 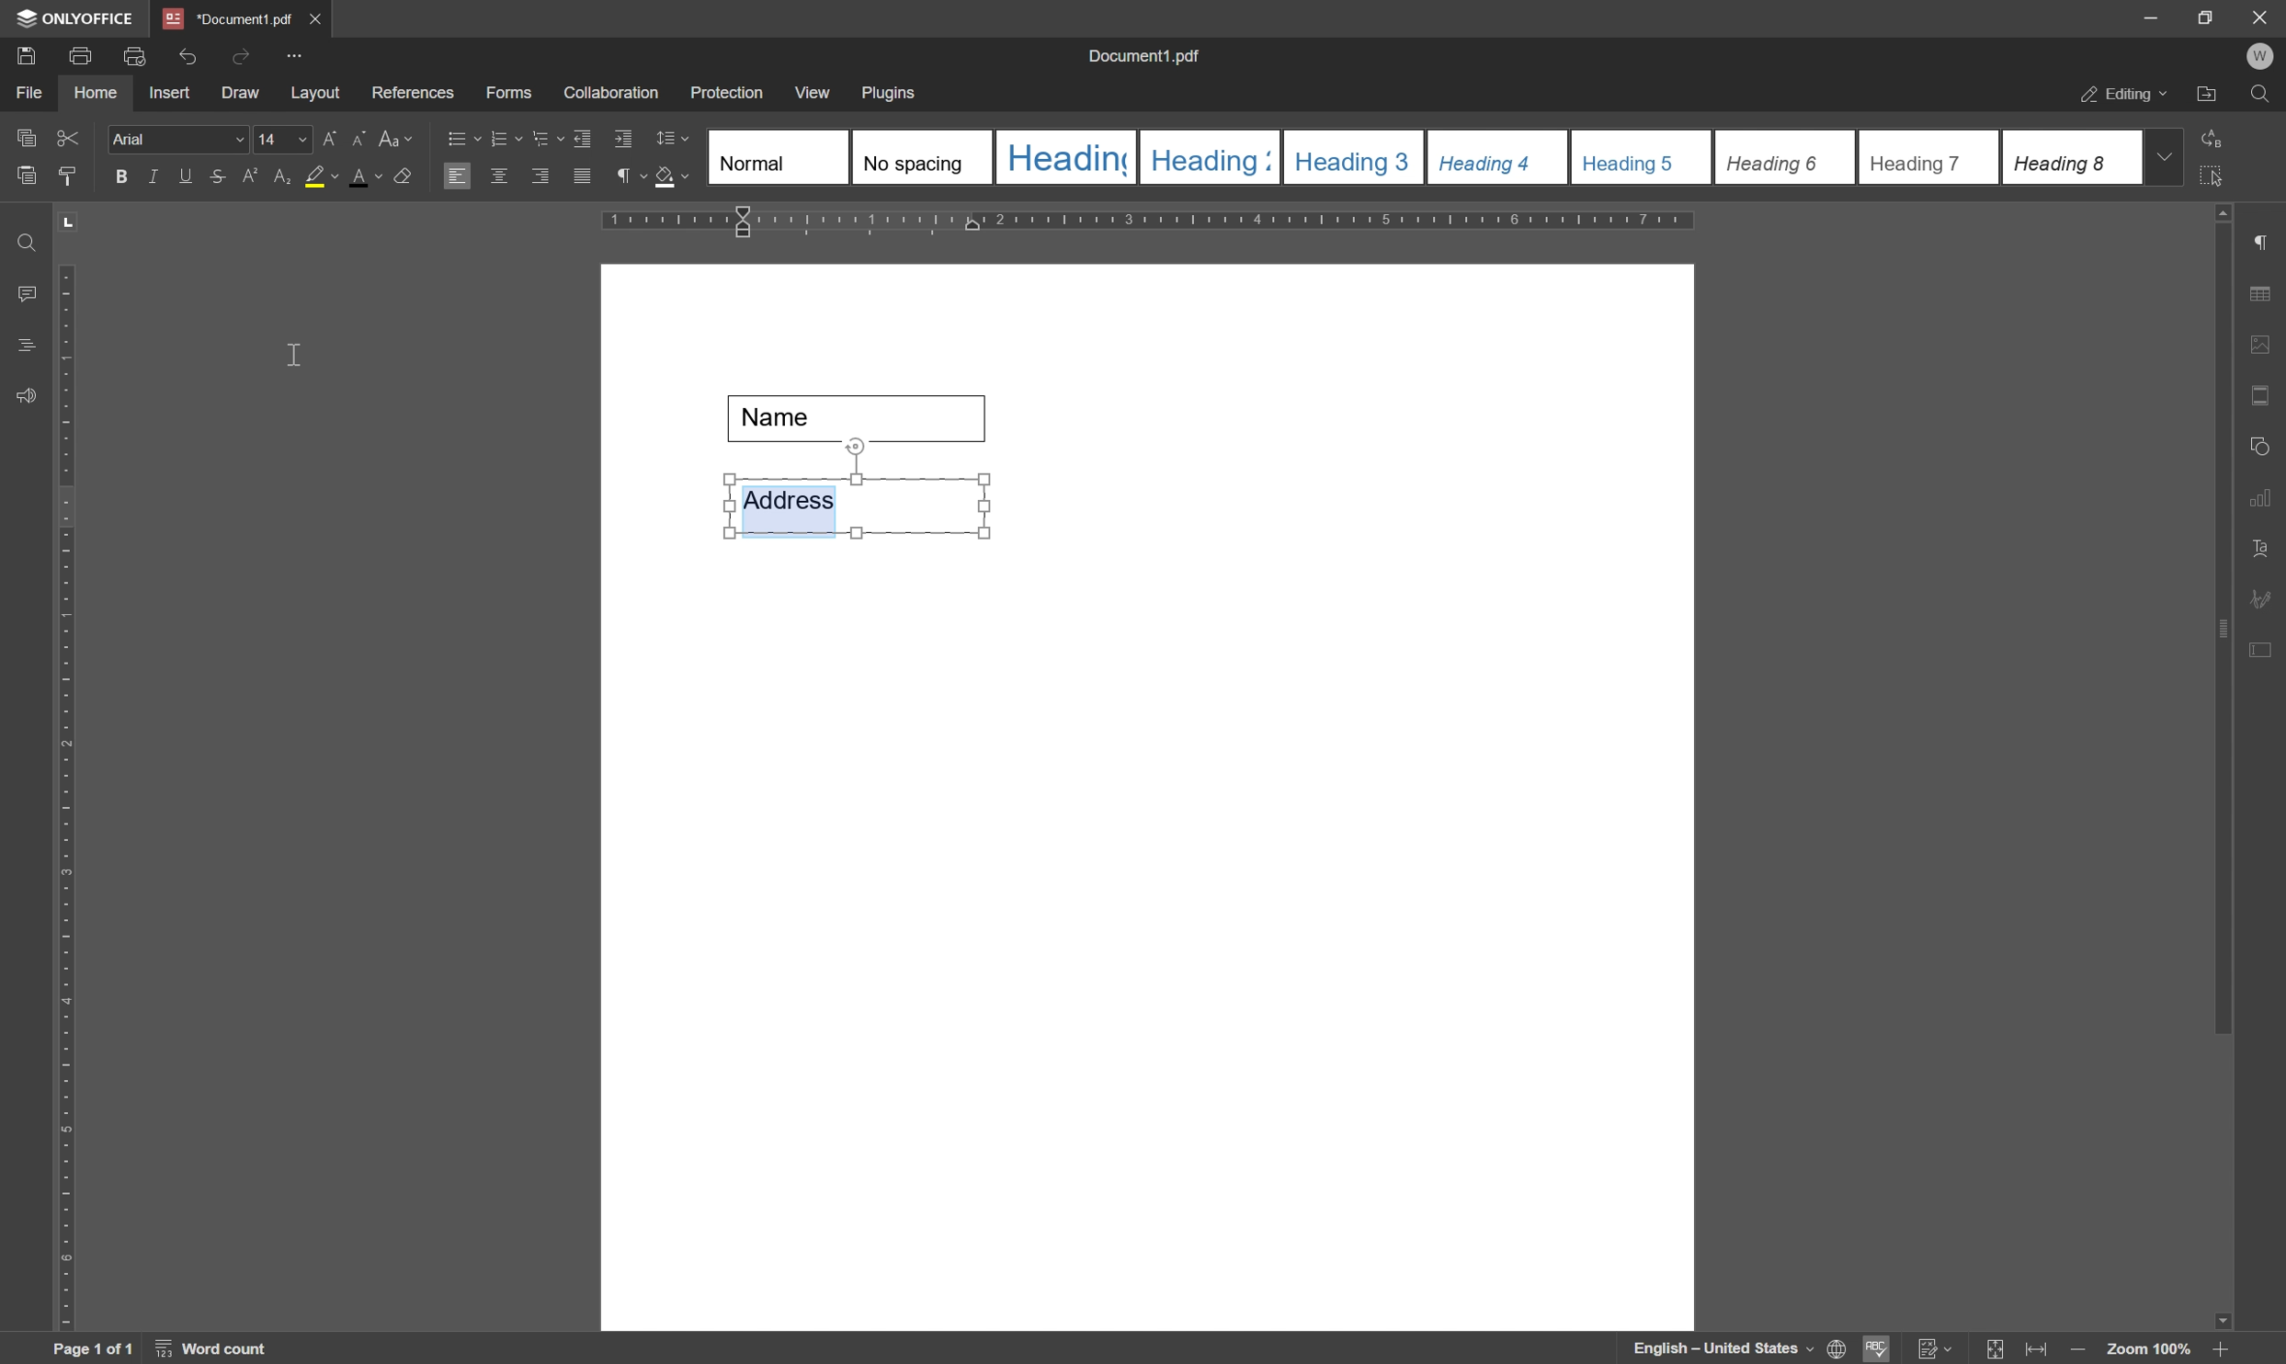 What do you see at coordinates (461, 137) in the screenshot?
I see `bullets` at bounding box center [461, 137].